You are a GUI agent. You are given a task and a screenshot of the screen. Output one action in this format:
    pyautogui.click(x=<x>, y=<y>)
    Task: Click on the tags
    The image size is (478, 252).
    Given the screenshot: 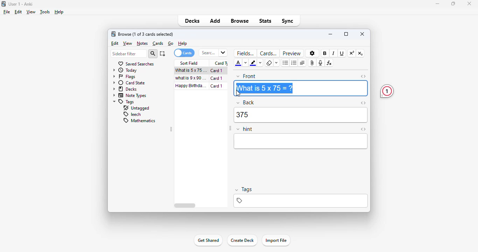 What is the action you would take?
    pyautogui.click(x=124, y=102)
    